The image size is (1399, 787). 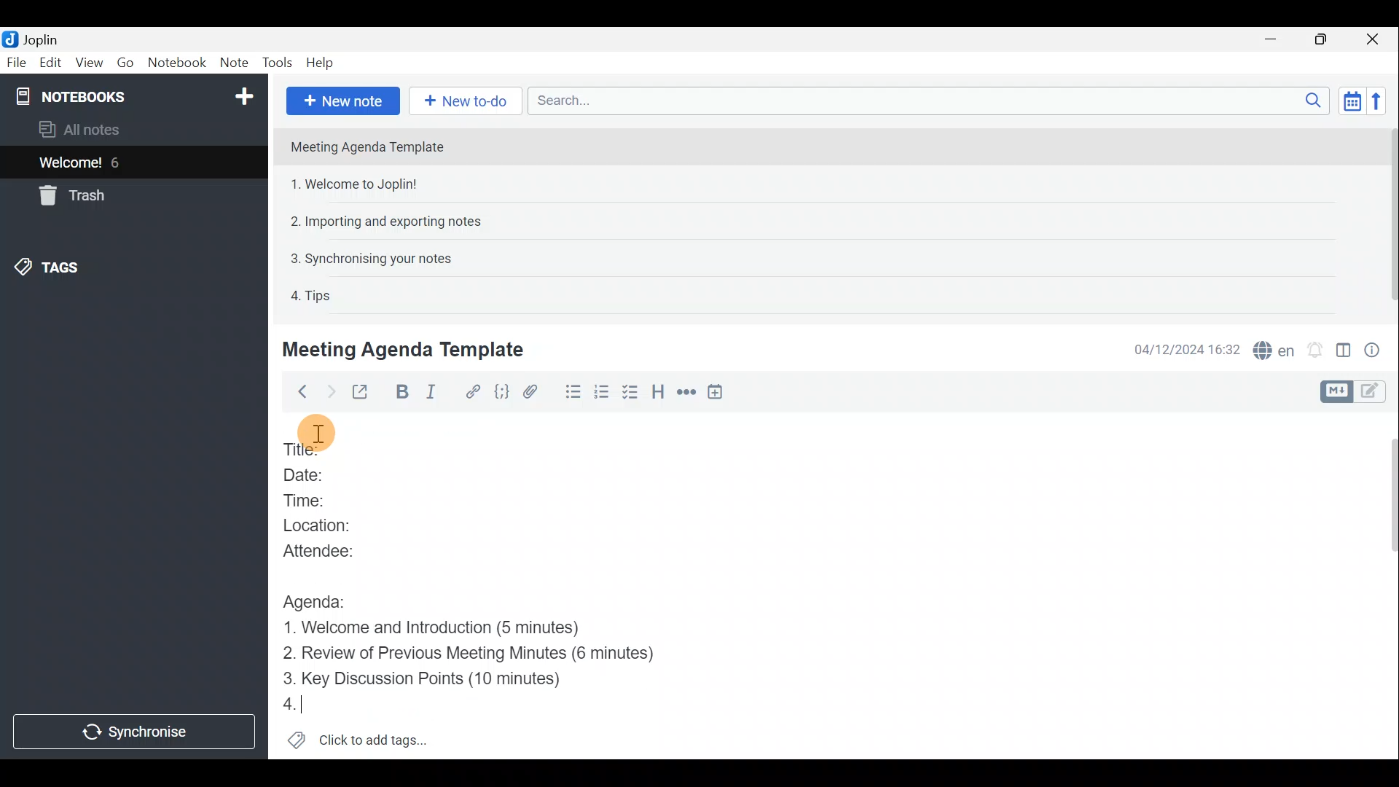 I want to click on Back, so click(x=298, y=394).